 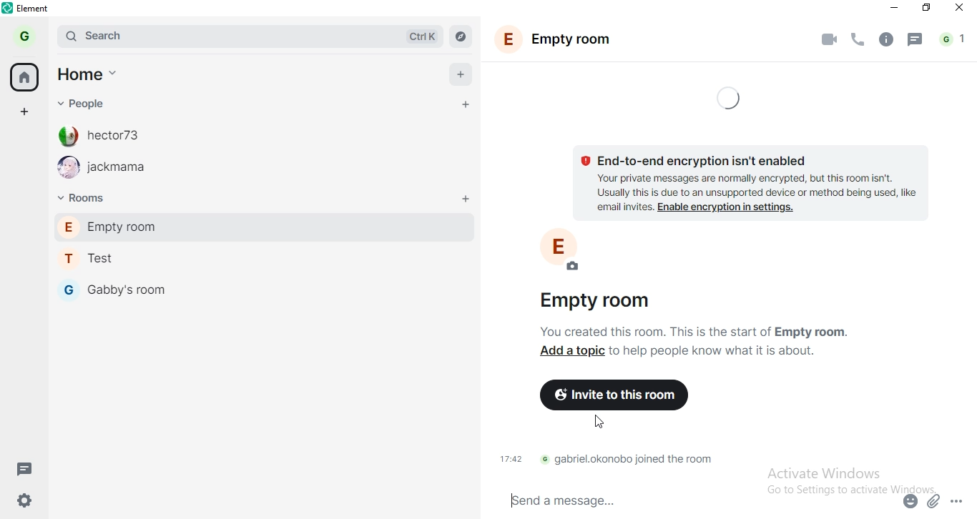 I want to click on attachment, so click(x=934, y=500).